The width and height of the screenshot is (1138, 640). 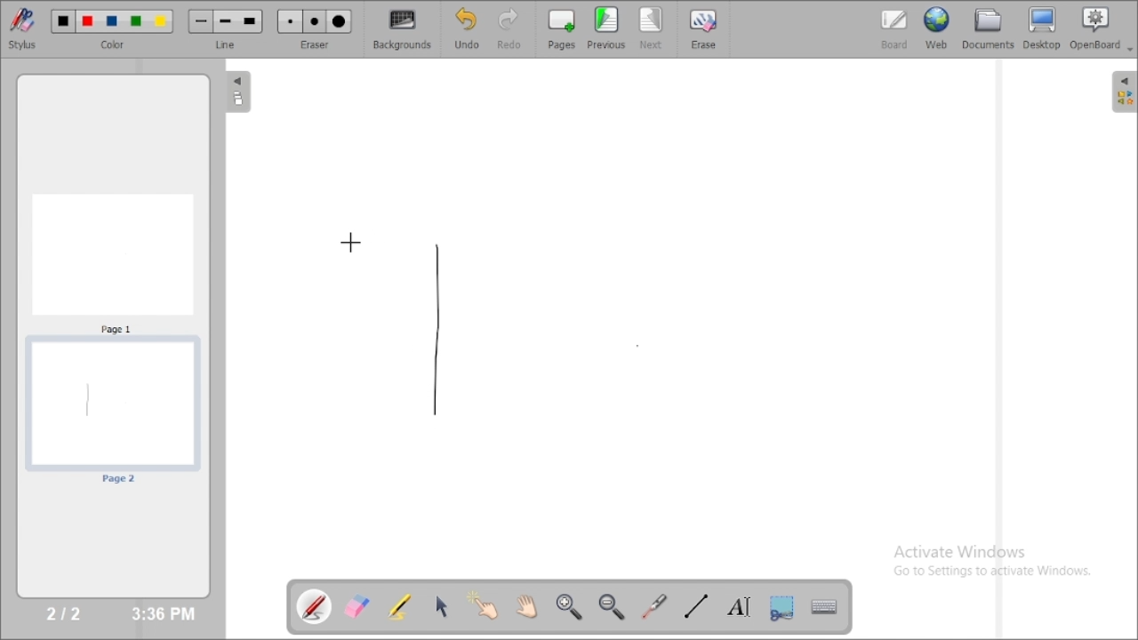 I want to click on Large line, so click(x=251, y=22).